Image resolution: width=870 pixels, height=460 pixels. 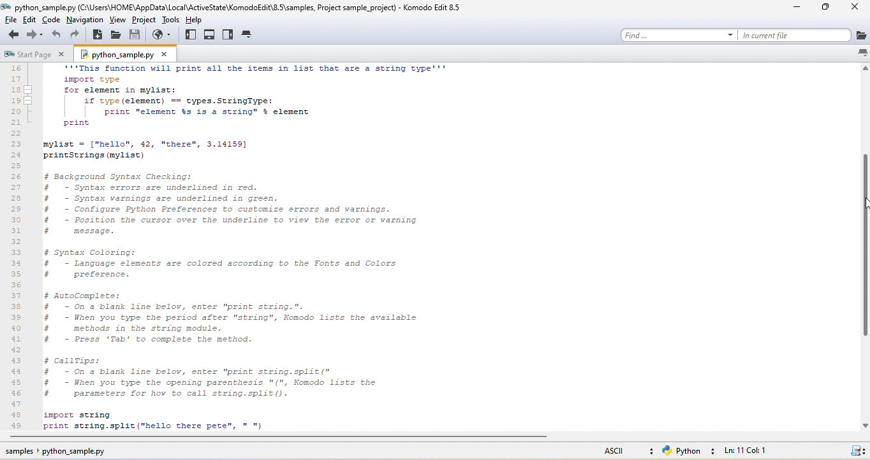 I want to click on new, so click(x=98, y=35).